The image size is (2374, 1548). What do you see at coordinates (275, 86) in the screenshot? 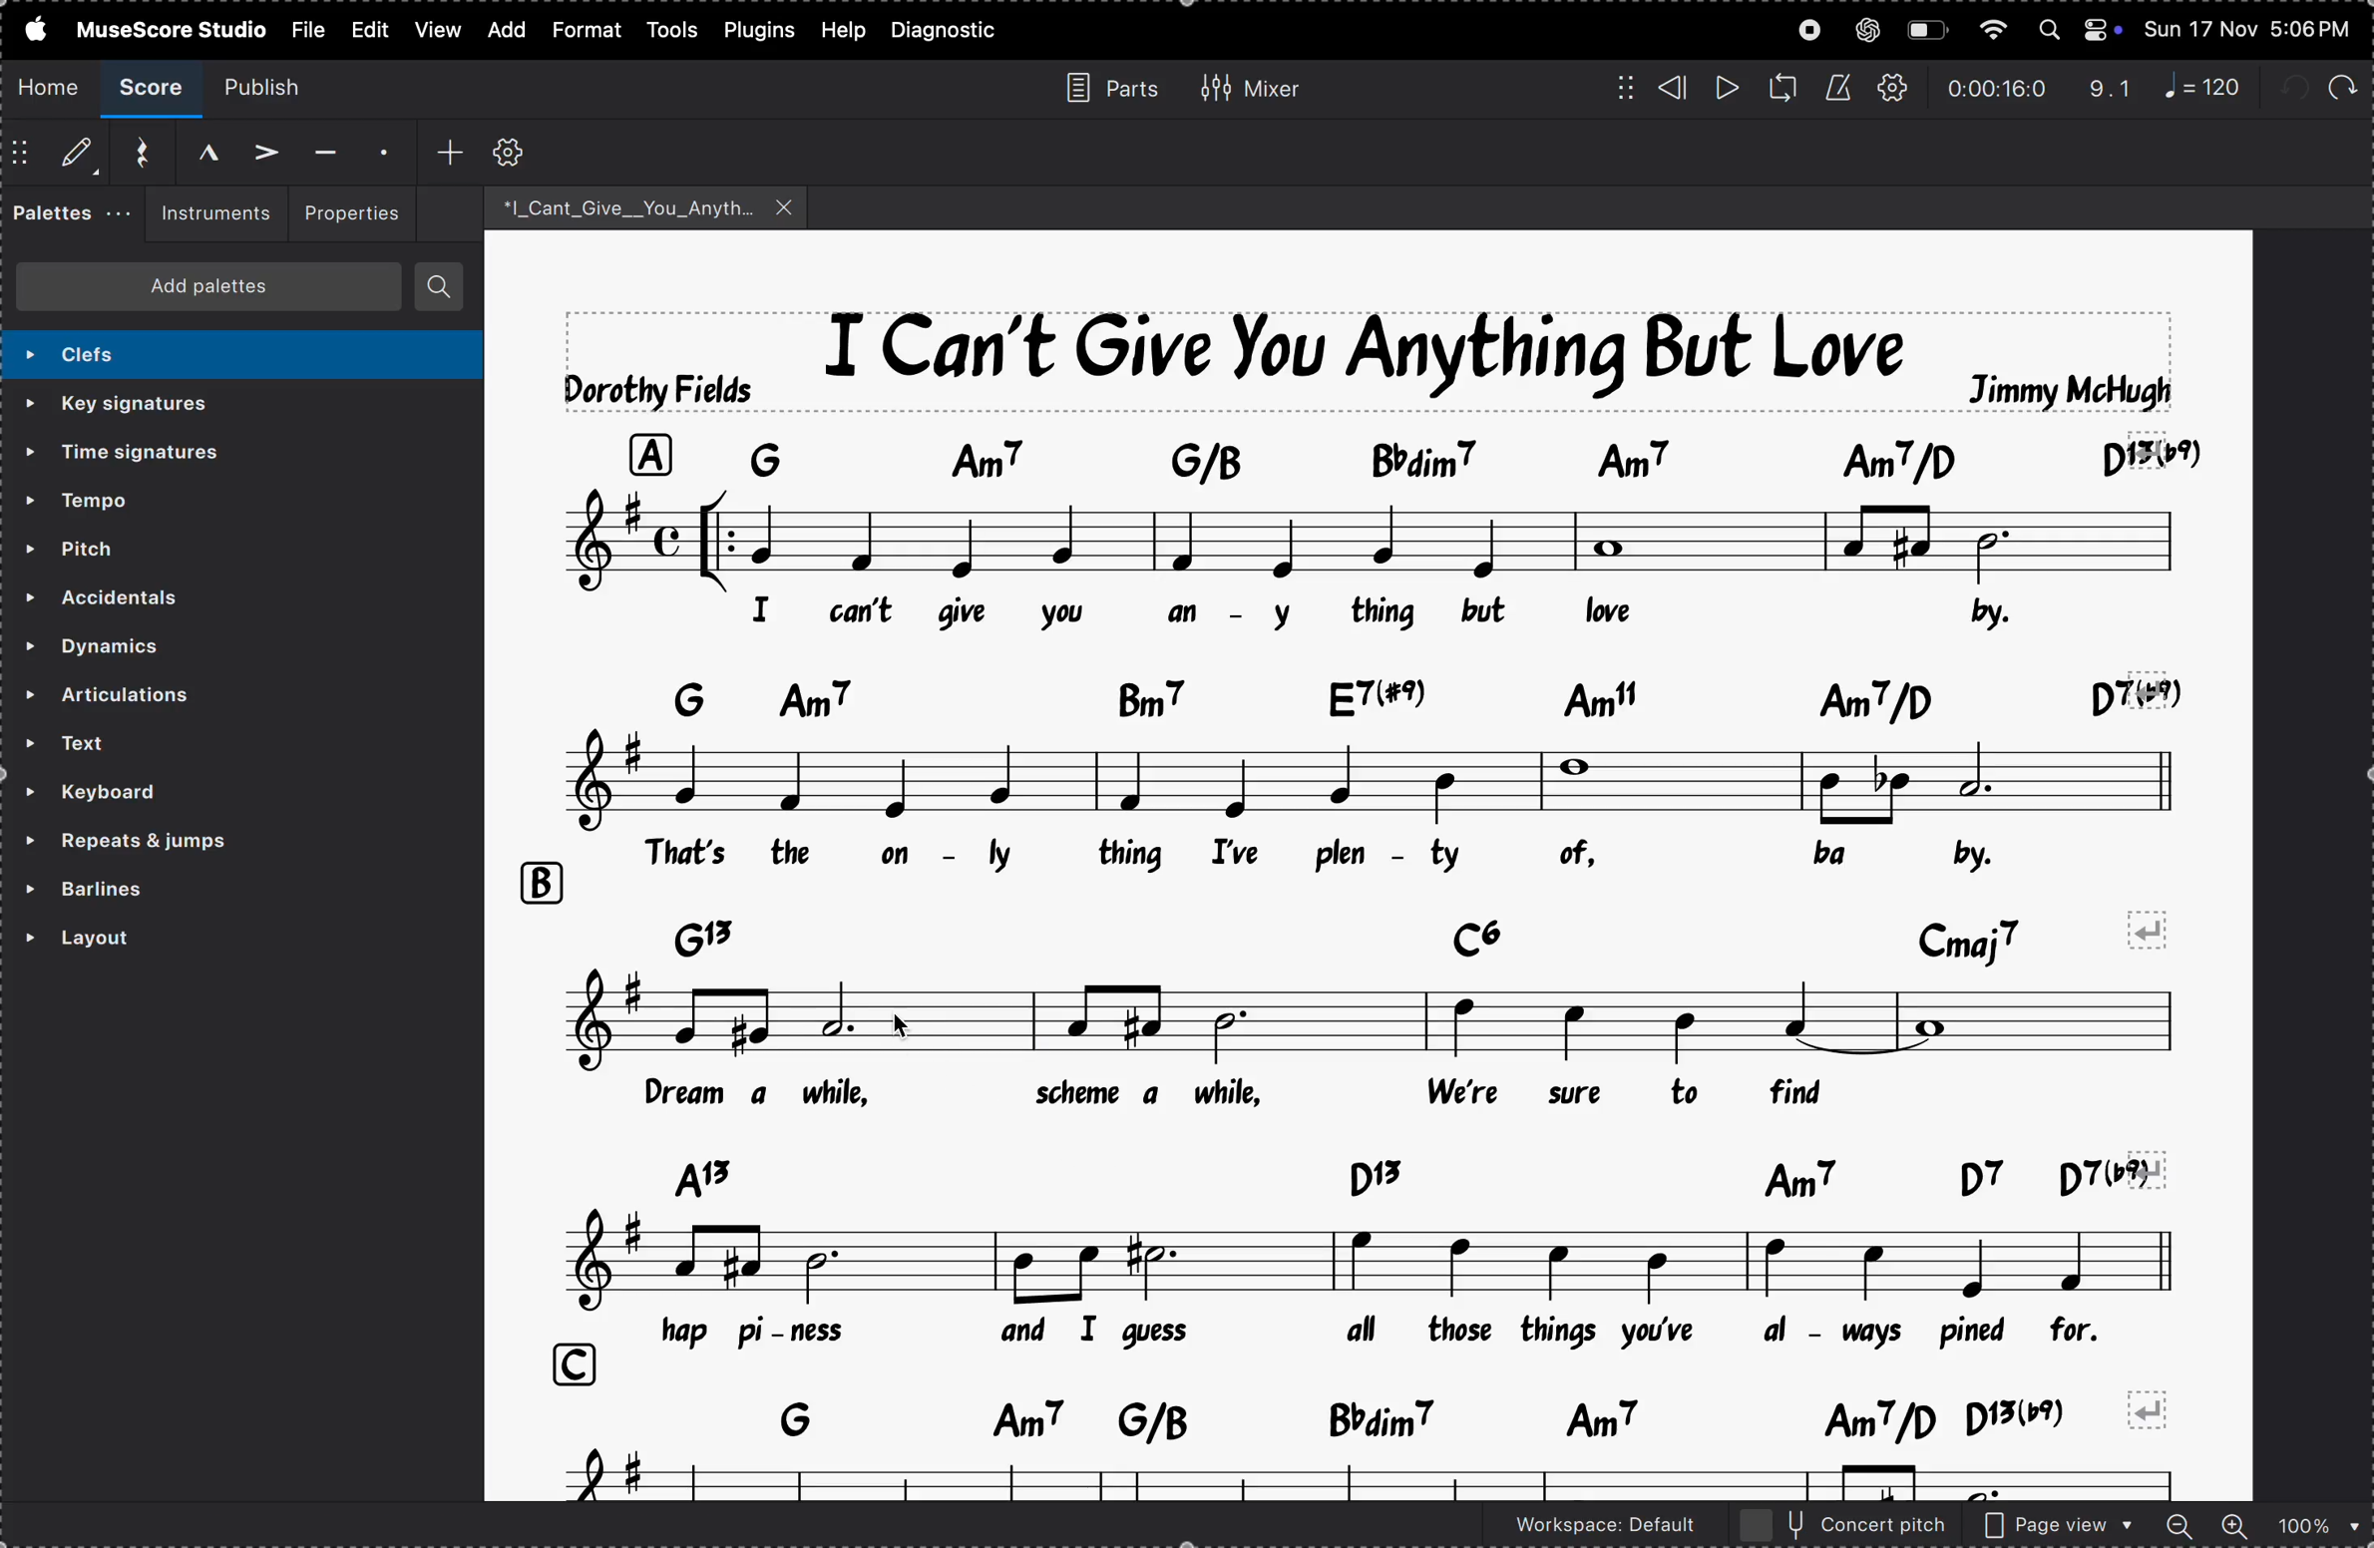
I see `publish` at bounding box center [275, 86].